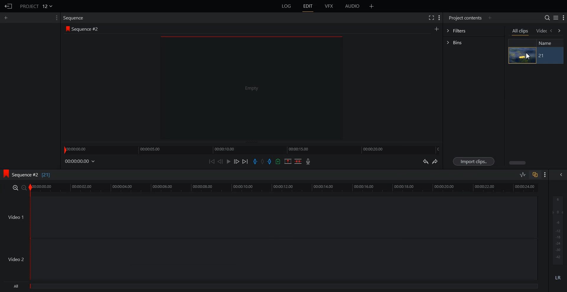 This screenshot has height=292, width=567. What do you see at coordinates (55, 18) in the screenshot?
I see `Show Setting Menu` at bounding box center [55, 18].